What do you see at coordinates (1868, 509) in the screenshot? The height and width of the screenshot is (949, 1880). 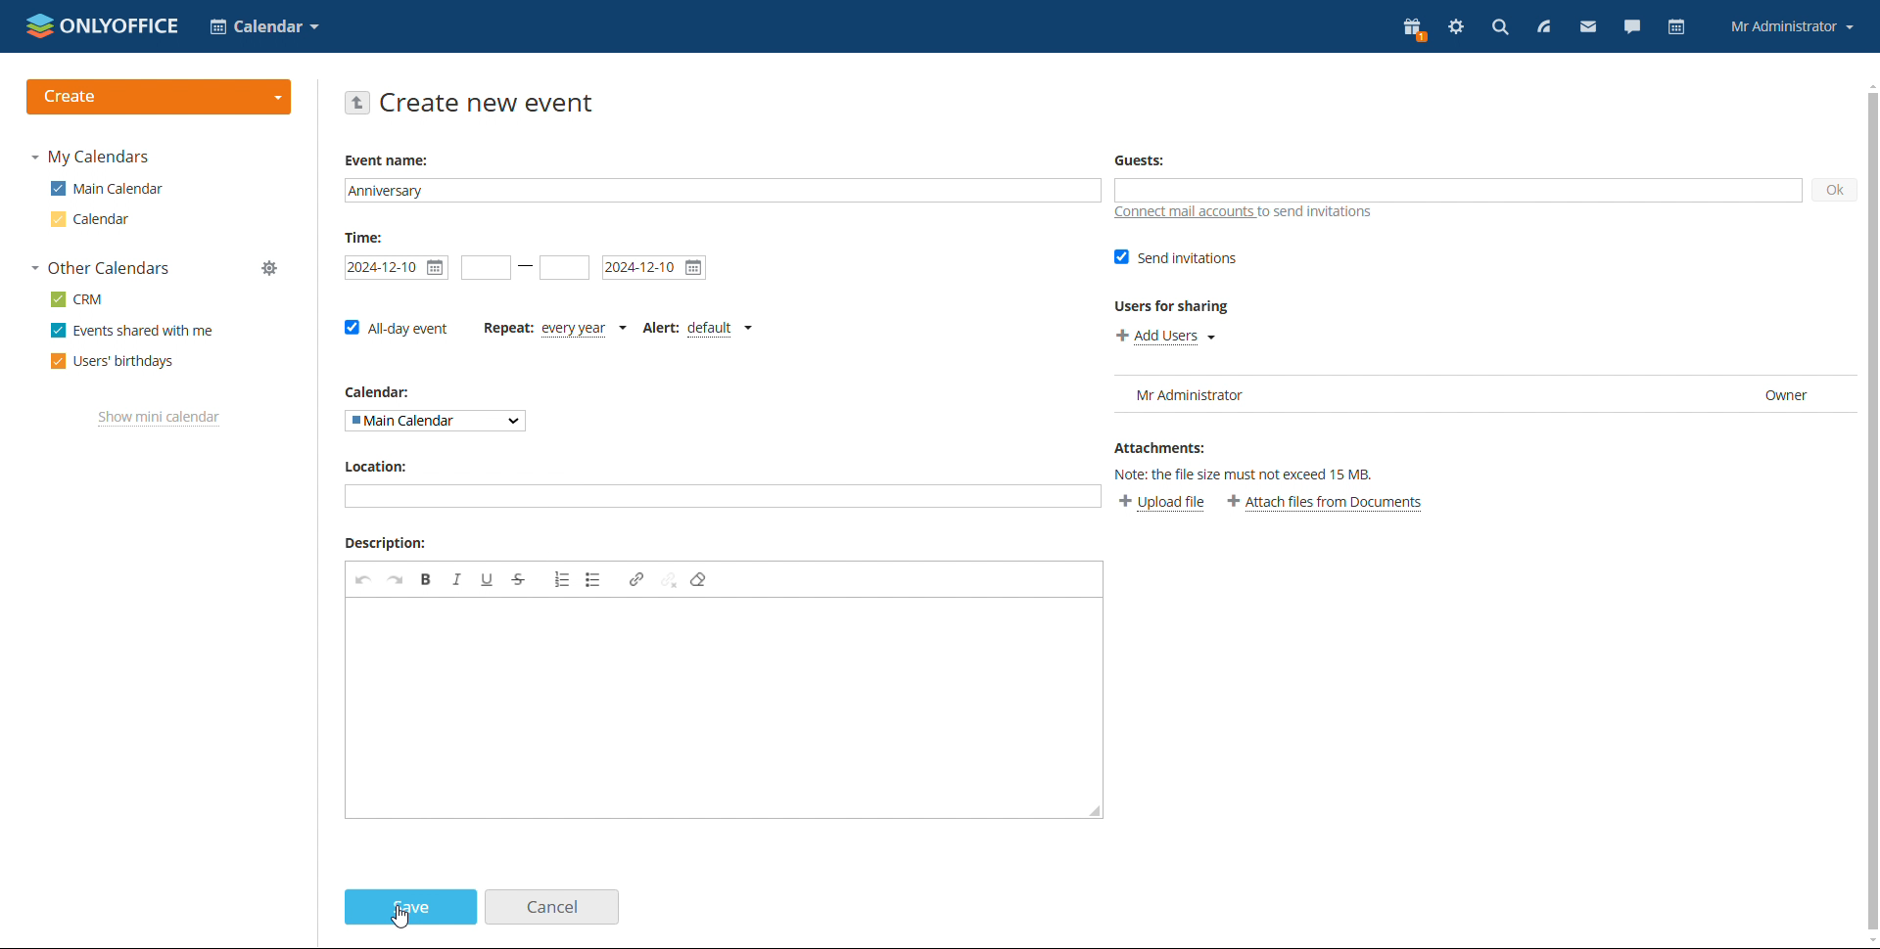 I see `vertical scroll bar` at bounding box center [1868, 509].